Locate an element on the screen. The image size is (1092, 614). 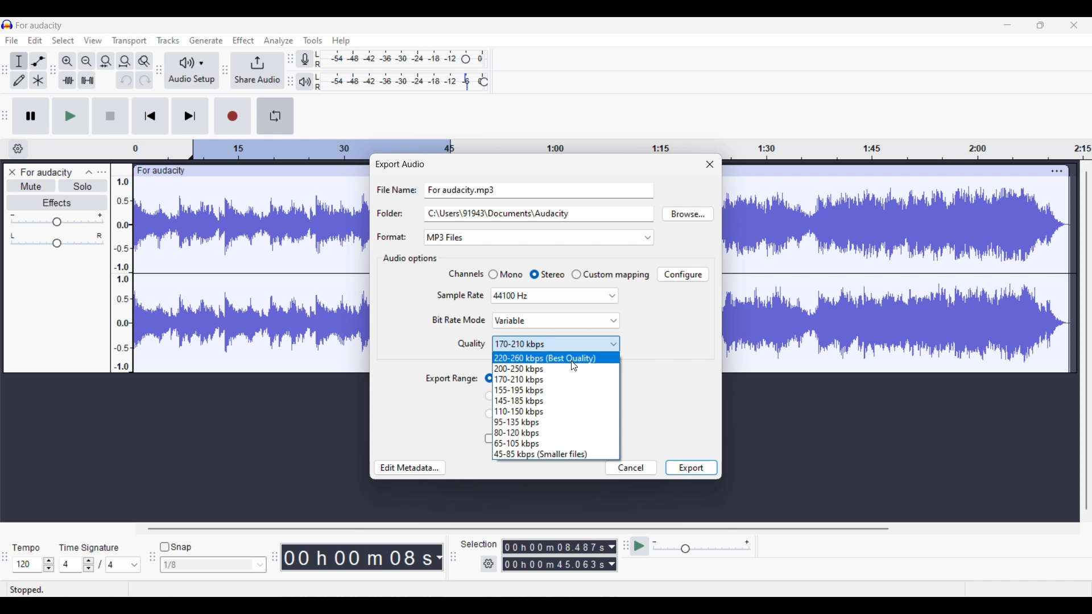
Indicates time signature settings is located at coordinates (89, 547).